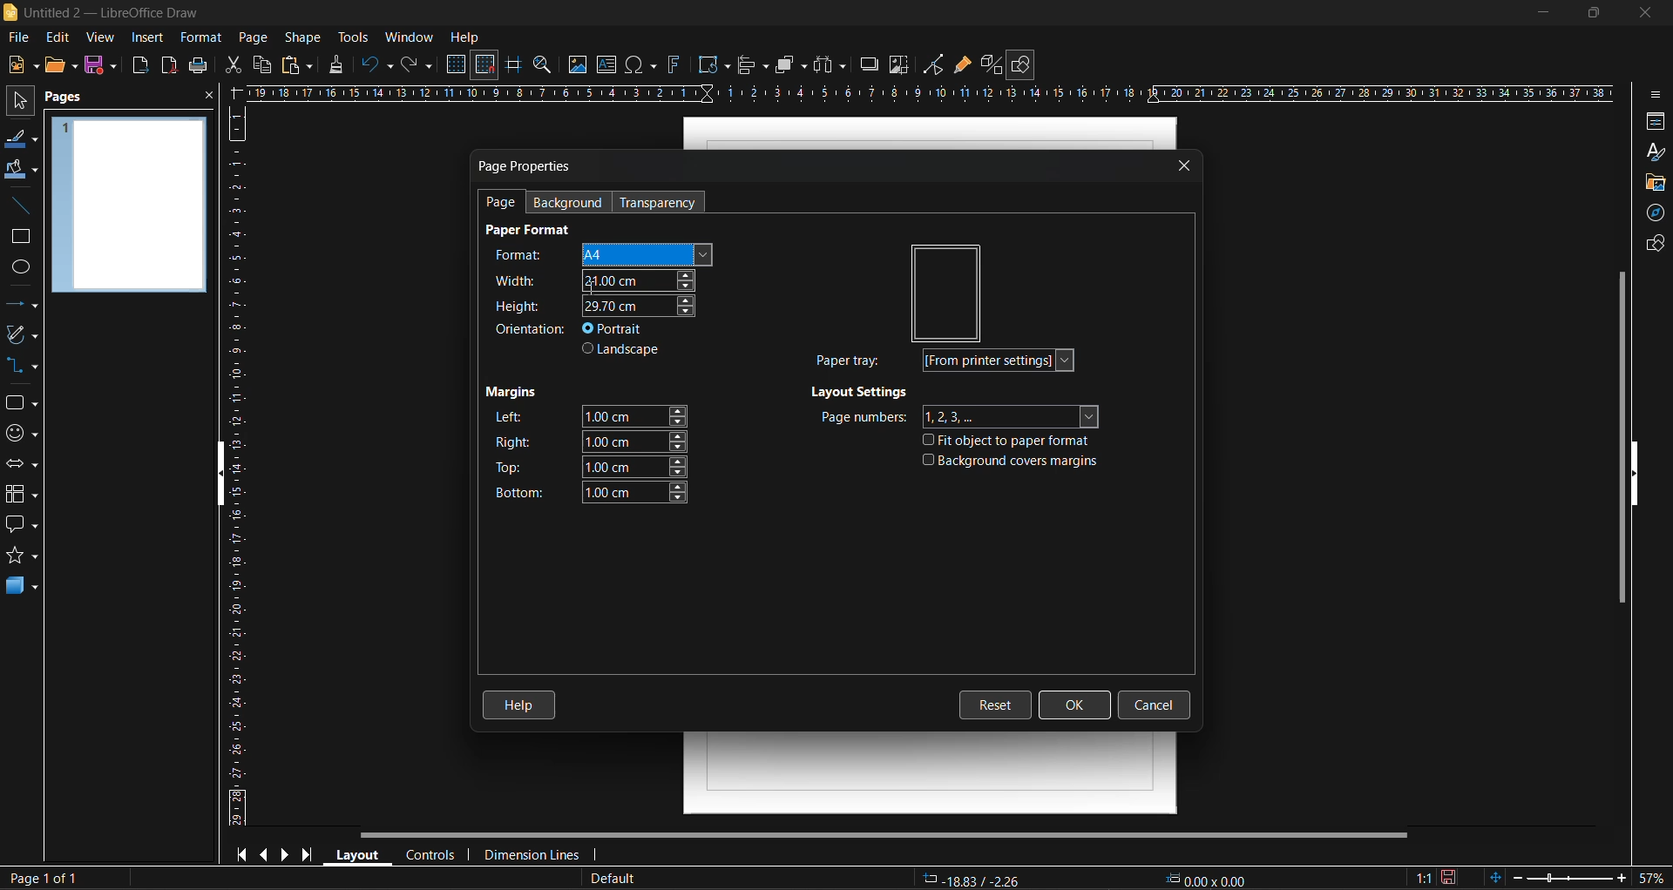  Describe the element at coordinates (1186, 166) in the screenshot. I see `close` at that location.